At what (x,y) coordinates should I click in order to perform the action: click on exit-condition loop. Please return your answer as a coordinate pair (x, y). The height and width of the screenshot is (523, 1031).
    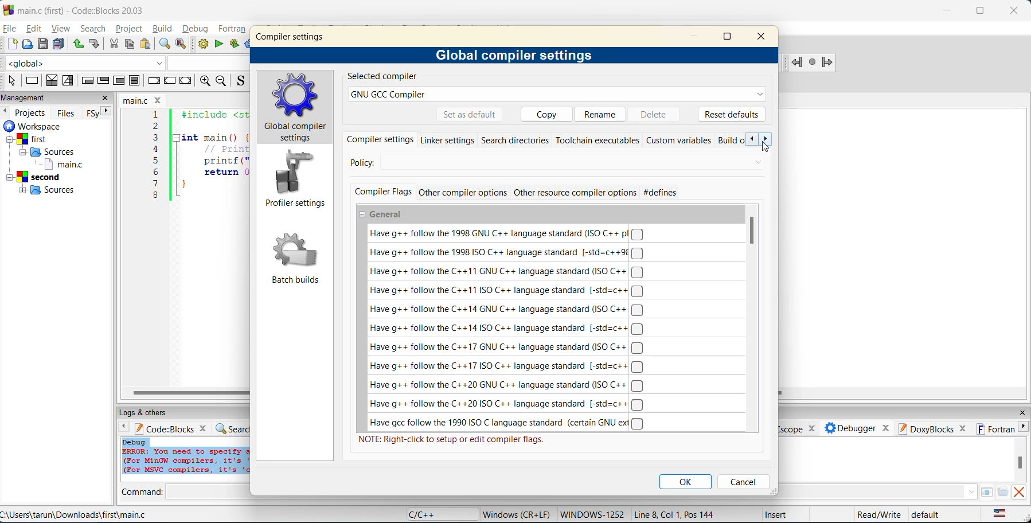
    Looking at the image, I should click on (105, 80).